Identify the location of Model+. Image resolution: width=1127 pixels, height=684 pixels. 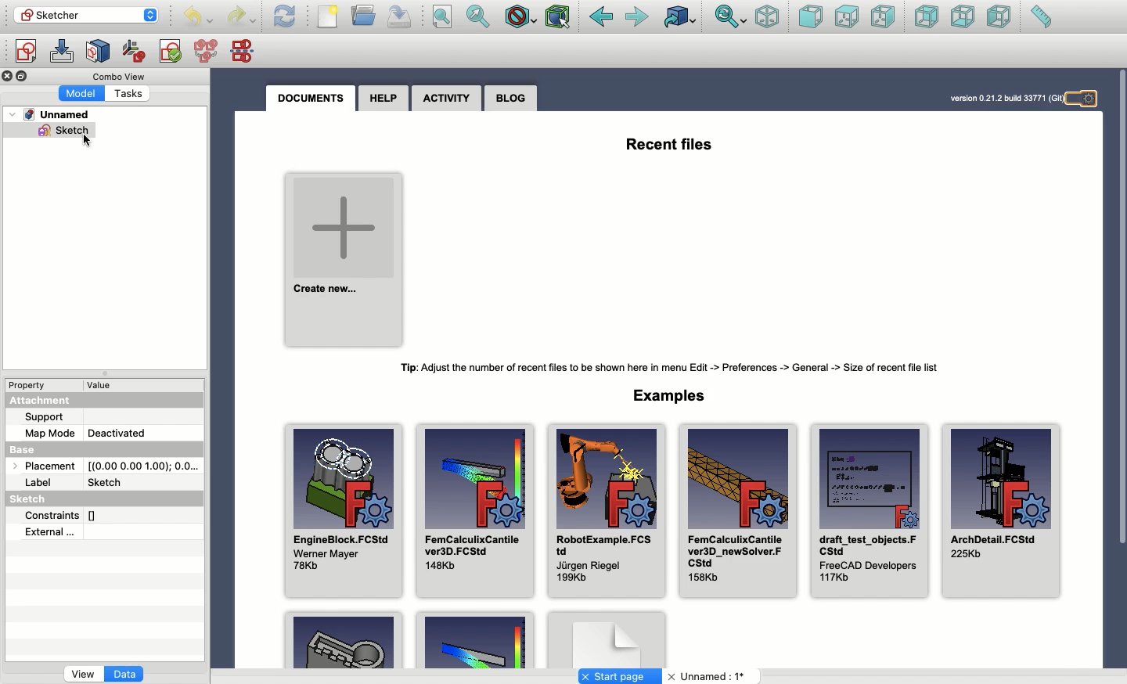
(83, 92).